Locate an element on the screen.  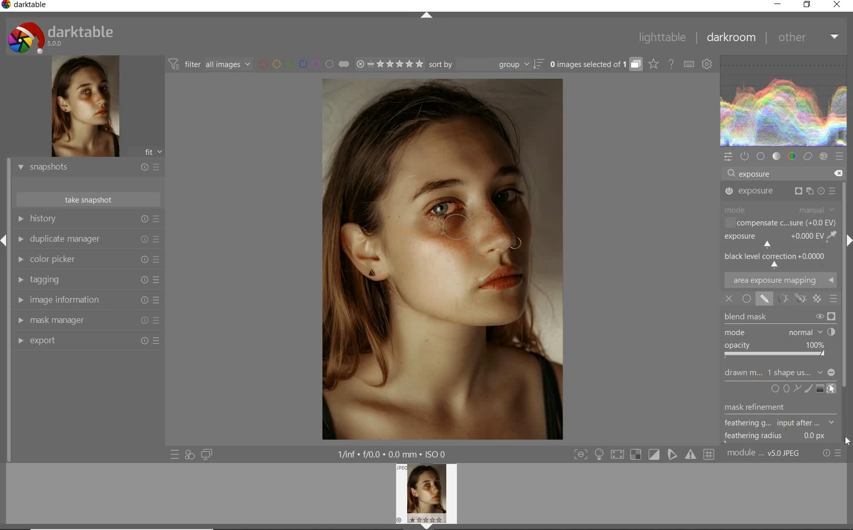
enable online help is located at coordinates (671, 65).